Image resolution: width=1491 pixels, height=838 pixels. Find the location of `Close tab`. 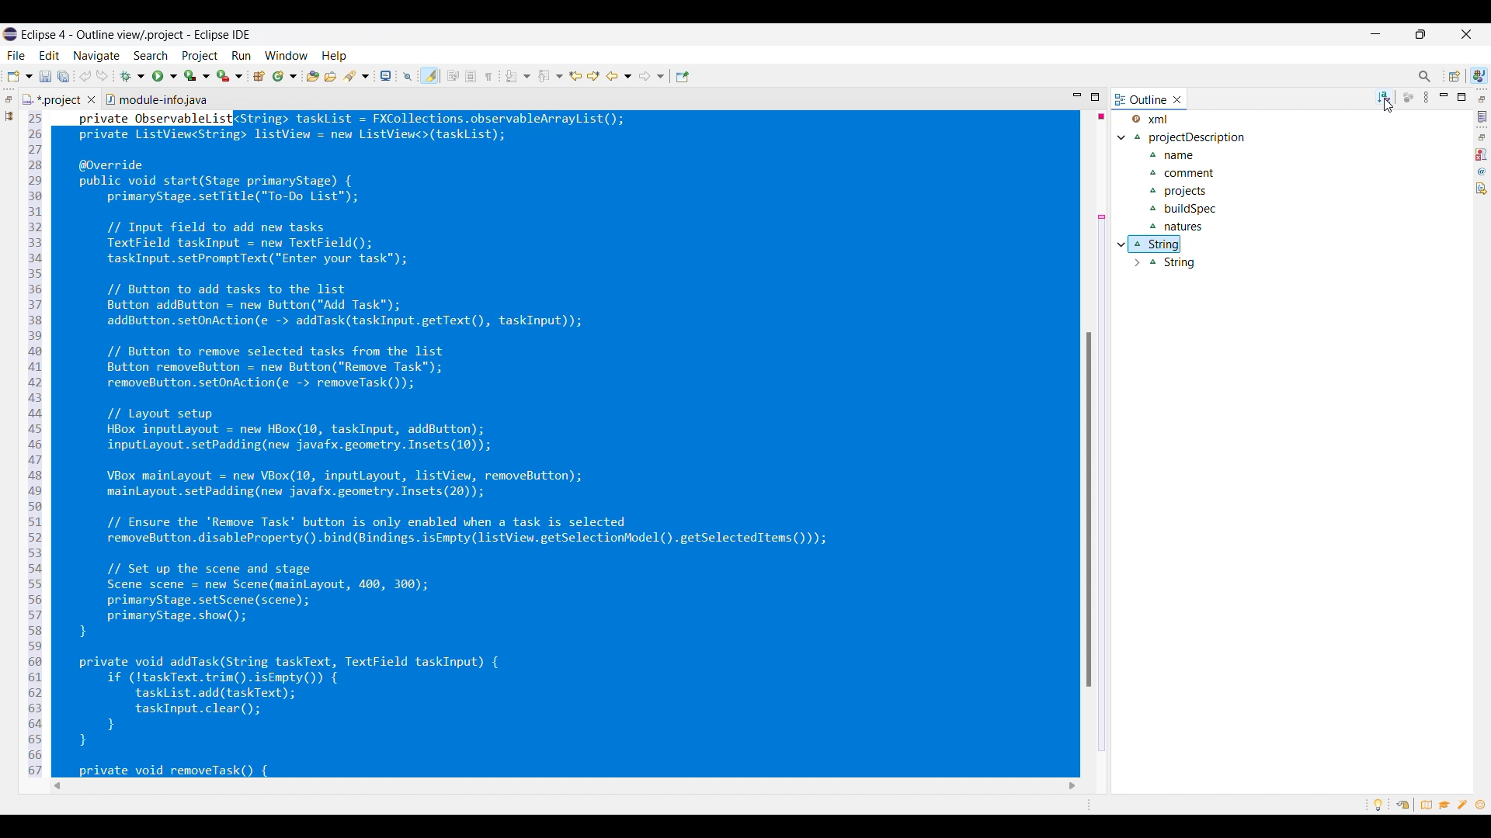

Close tab is located at coordinates (1177, 99).